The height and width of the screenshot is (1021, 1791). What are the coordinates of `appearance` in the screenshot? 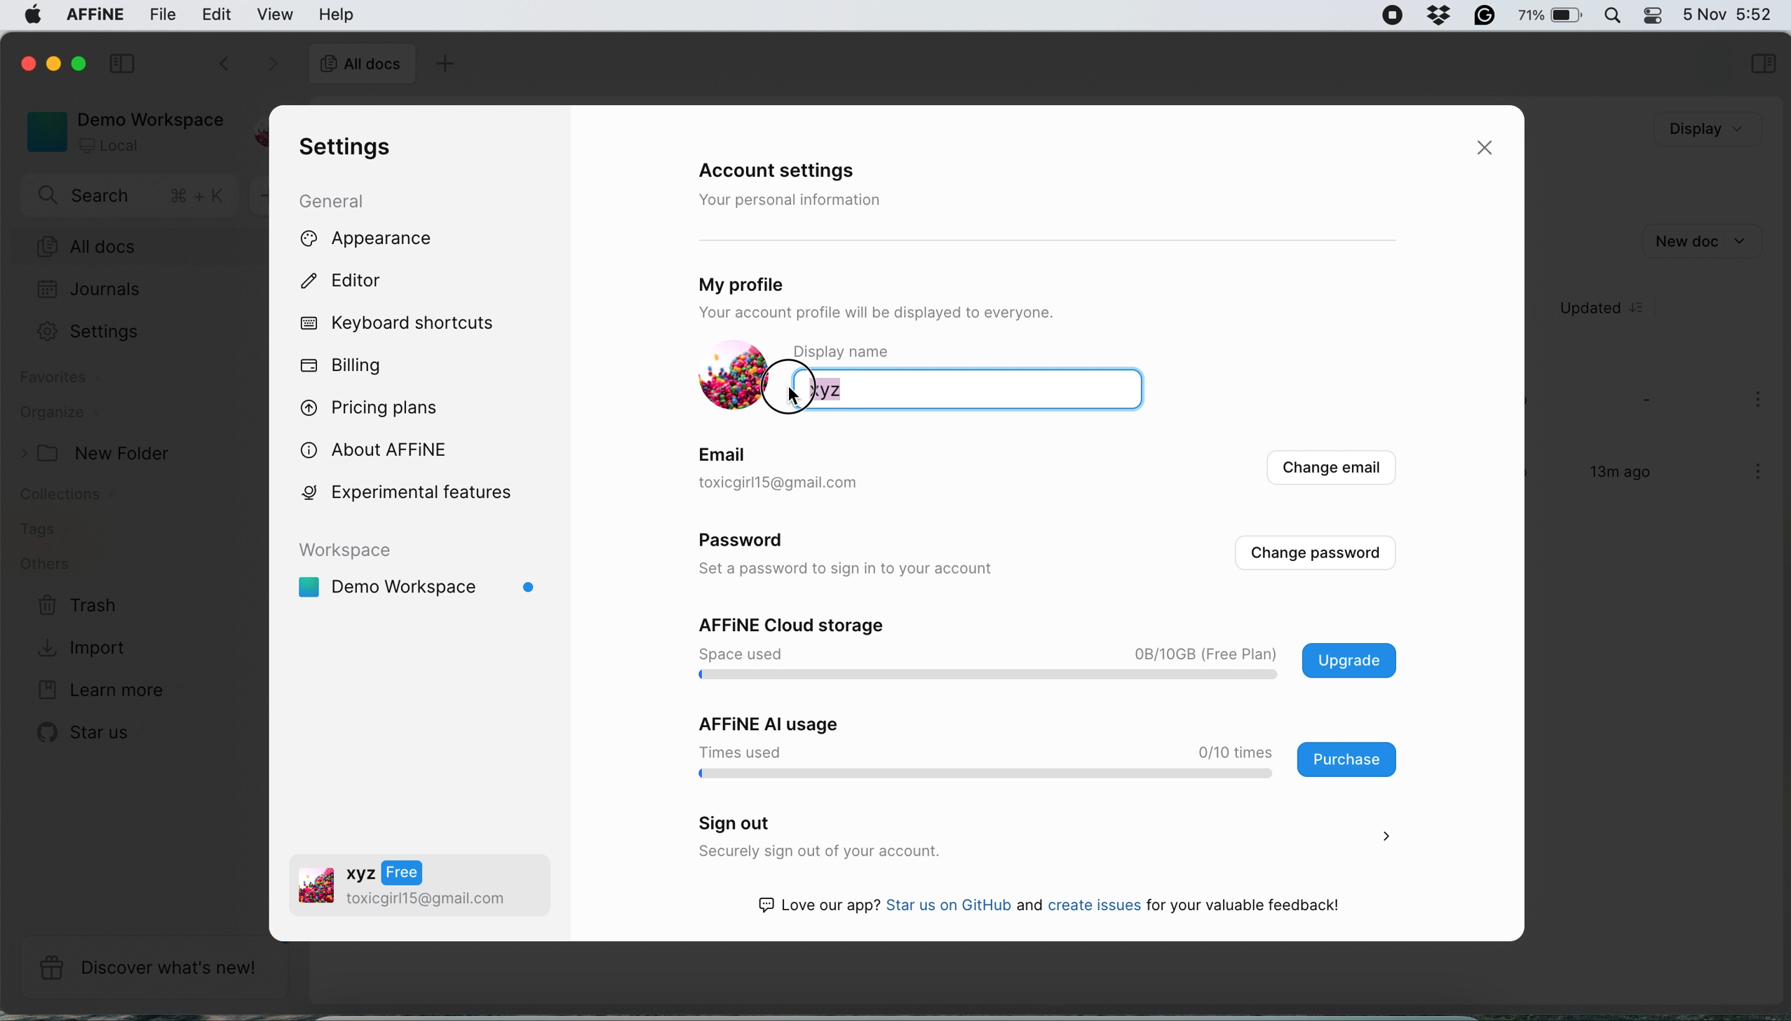 It's located at (390, 240).